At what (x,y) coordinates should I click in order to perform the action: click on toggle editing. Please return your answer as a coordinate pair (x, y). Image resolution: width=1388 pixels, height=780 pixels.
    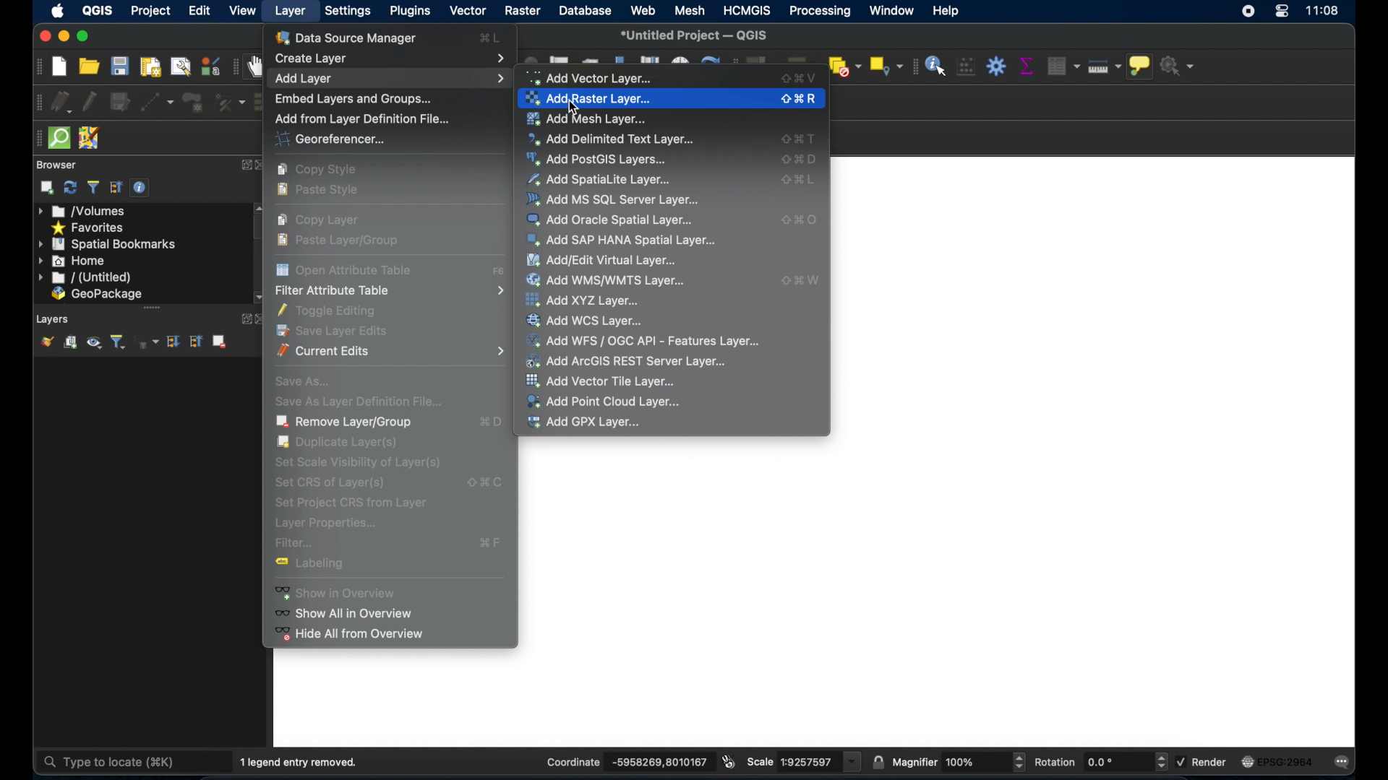
    Looking at the image, I should click on (333, 310).